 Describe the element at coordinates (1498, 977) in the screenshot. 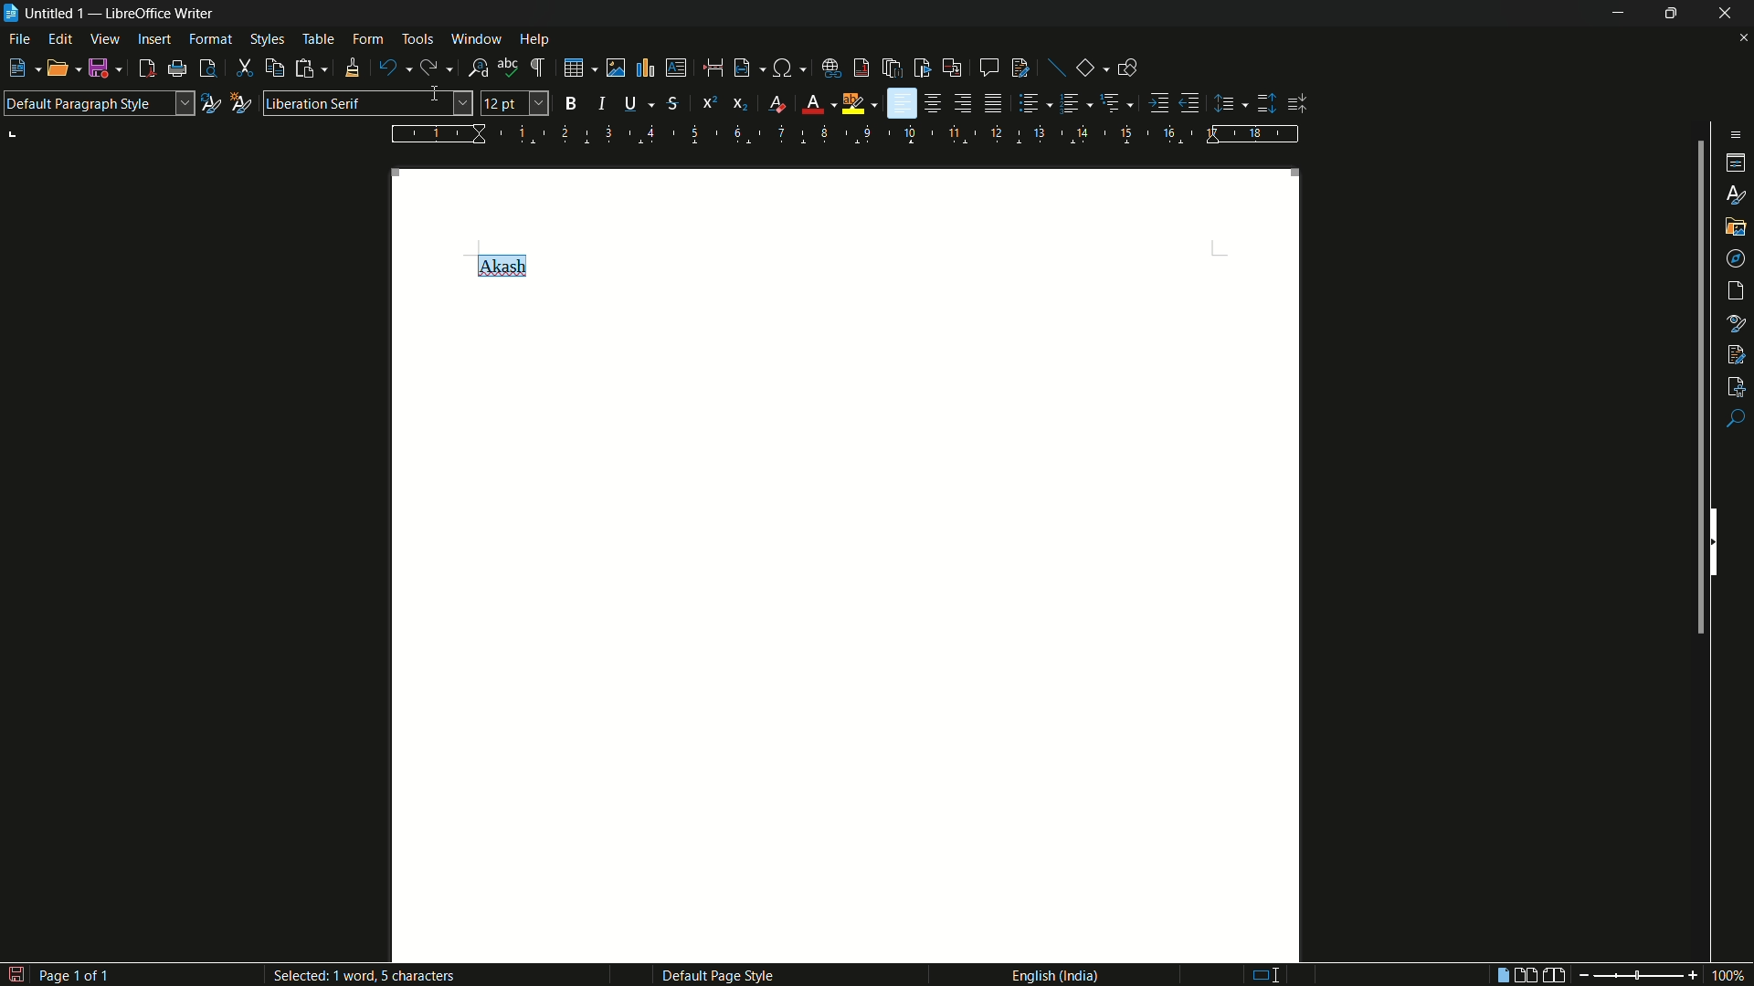

I see `single page` at that location.